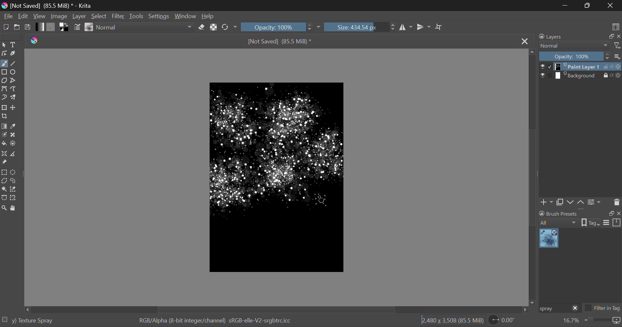  I want to click on Multibrush, so click(13, 97).